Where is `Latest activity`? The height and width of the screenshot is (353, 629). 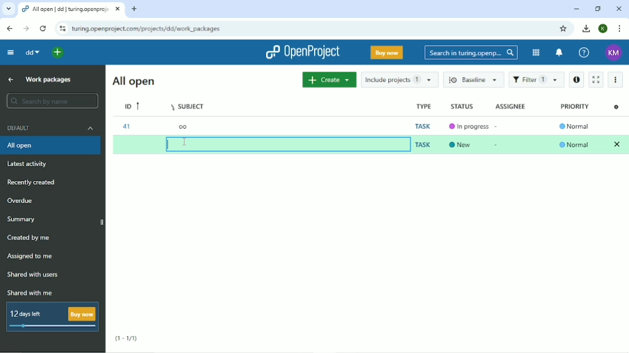
Latest activity is located at coordinates (31, 164).